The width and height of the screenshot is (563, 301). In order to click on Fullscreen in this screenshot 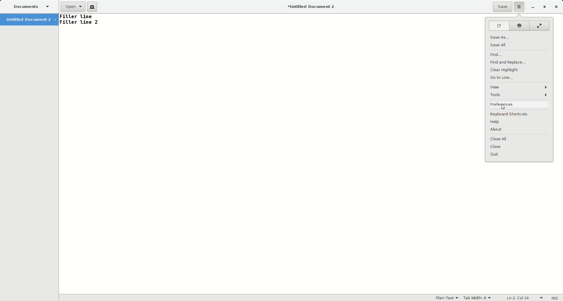, I will do `click(539, 25)`.